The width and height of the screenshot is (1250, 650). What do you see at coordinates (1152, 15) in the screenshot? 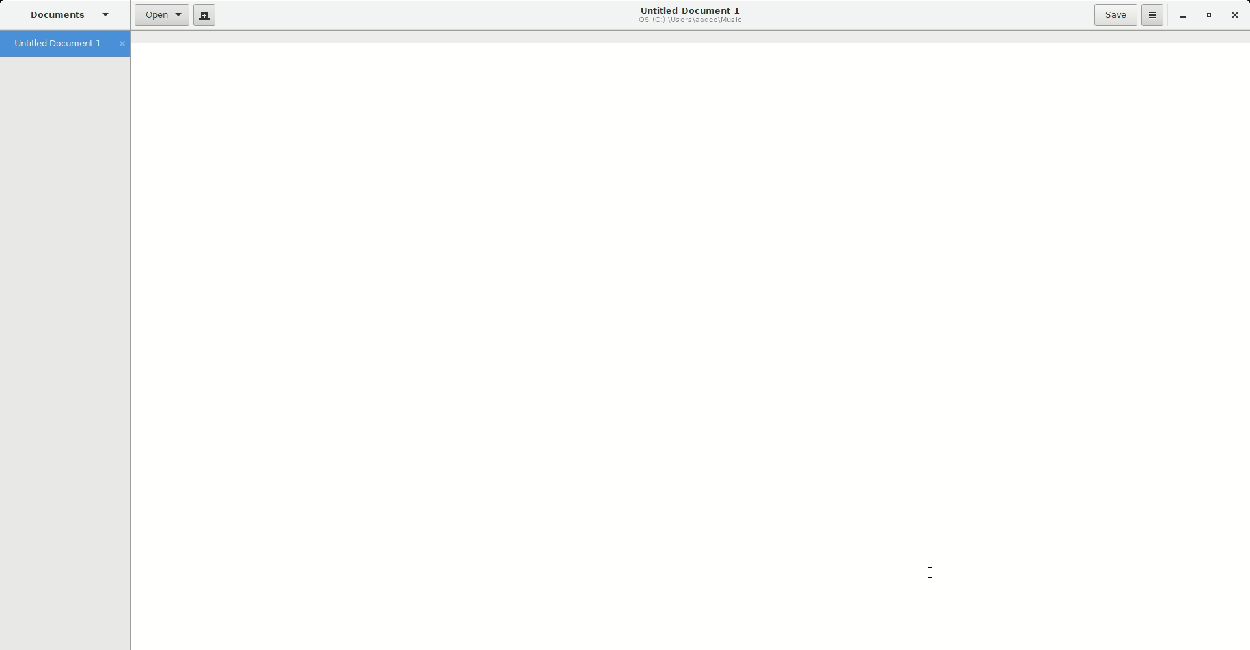
I see `Options` at bounding box center [1152, 15].